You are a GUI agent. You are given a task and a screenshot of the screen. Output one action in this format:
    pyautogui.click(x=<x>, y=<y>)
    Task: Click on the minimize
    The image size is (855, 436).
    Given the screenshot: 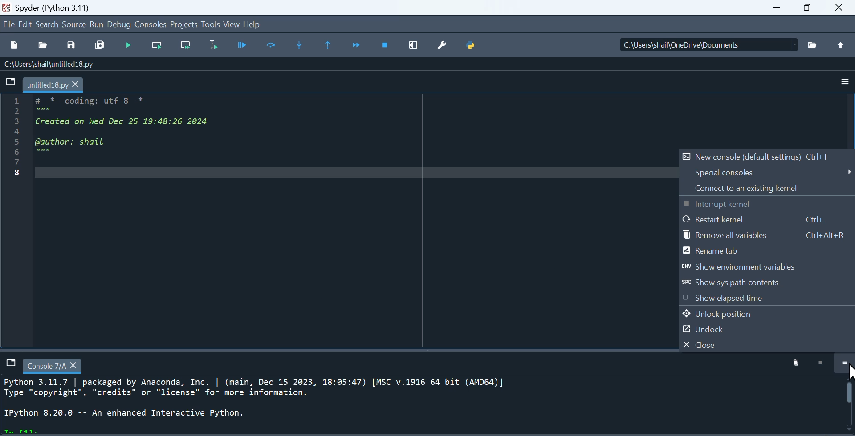 What is the action you would take?
    pyautogui.click(x=775, y=8)
    